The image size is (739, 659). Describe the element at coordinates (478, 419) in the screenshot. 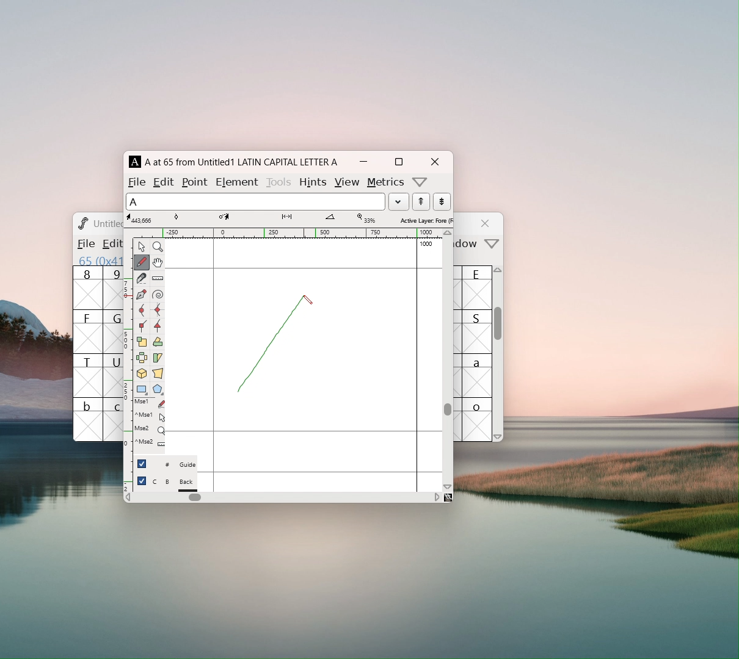

I see `o` at that location.